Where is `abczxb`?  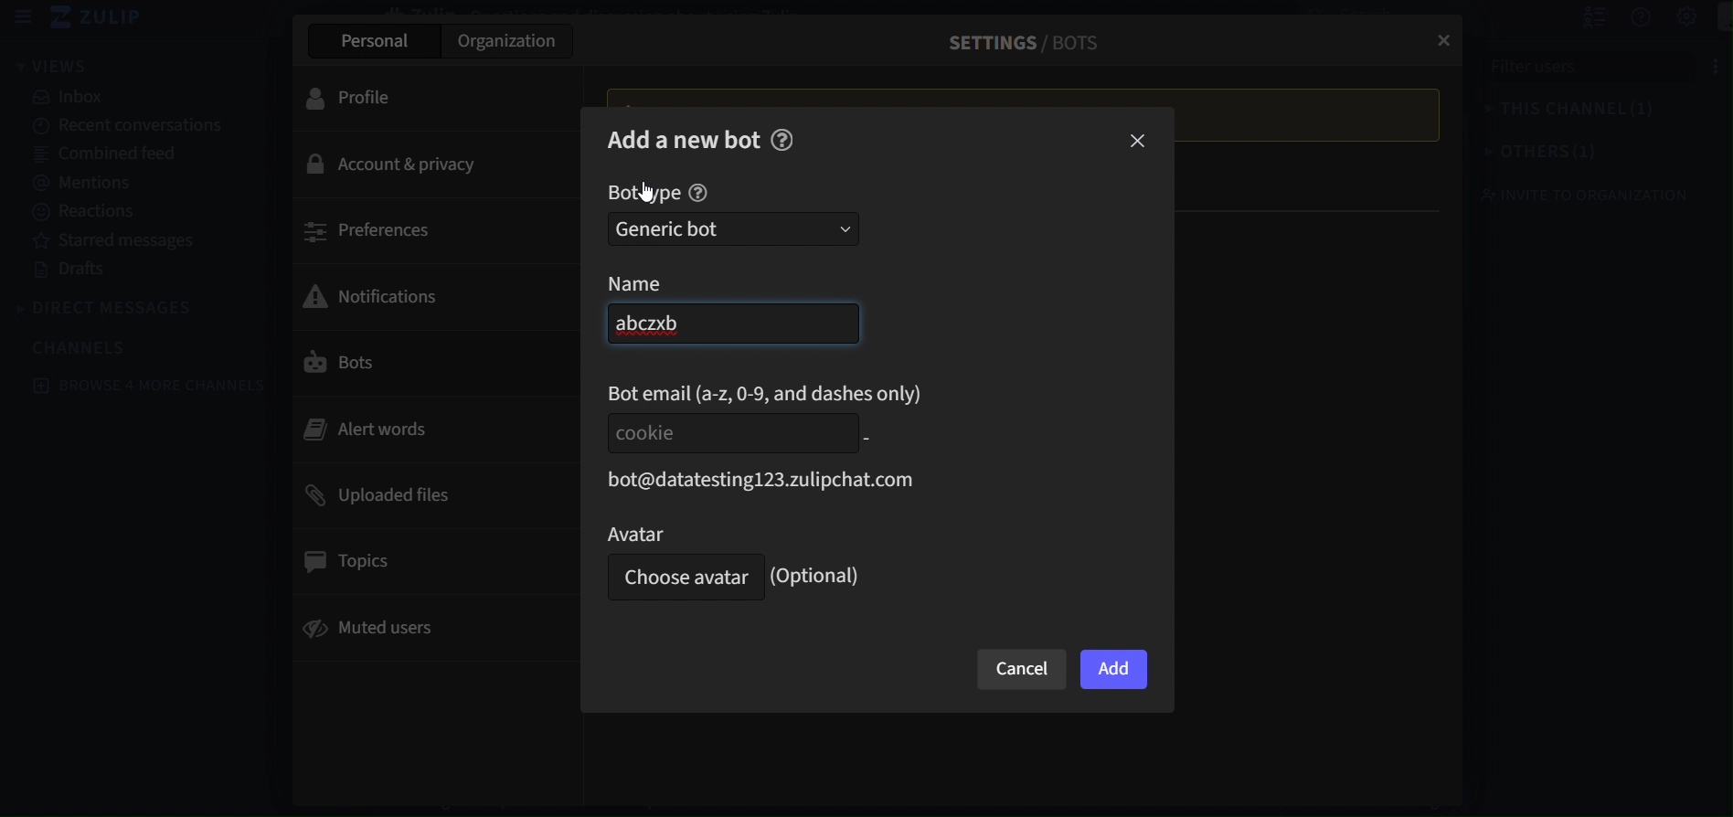
abczxb is located at coordinates (728, 324).